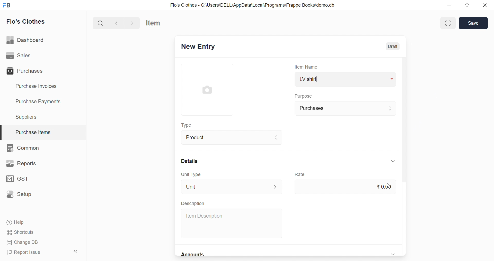 This screenshot has height=261, width=494. I want to click on Purpose, so click(304, 95).